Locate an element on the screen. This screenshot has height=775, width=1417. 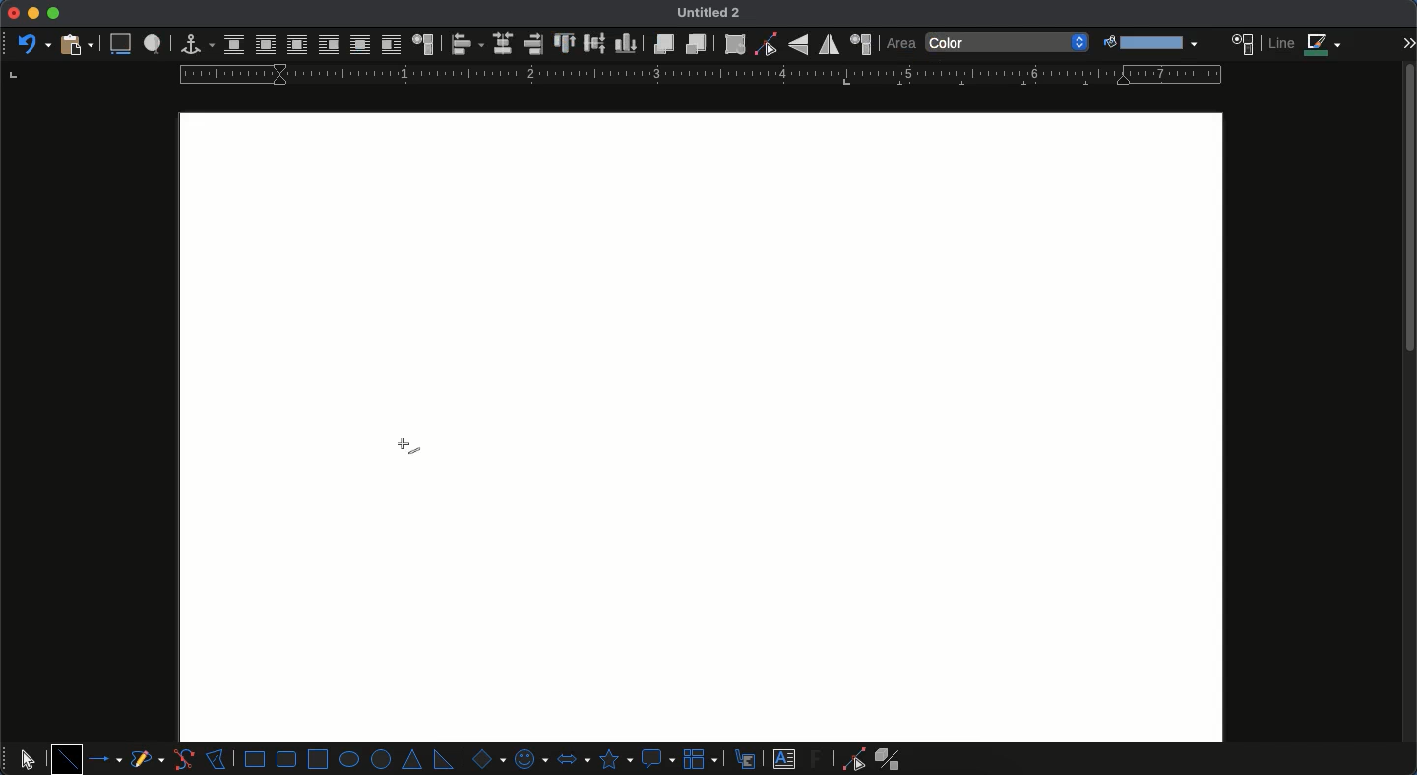
back one is located at coordinates (694, 43).